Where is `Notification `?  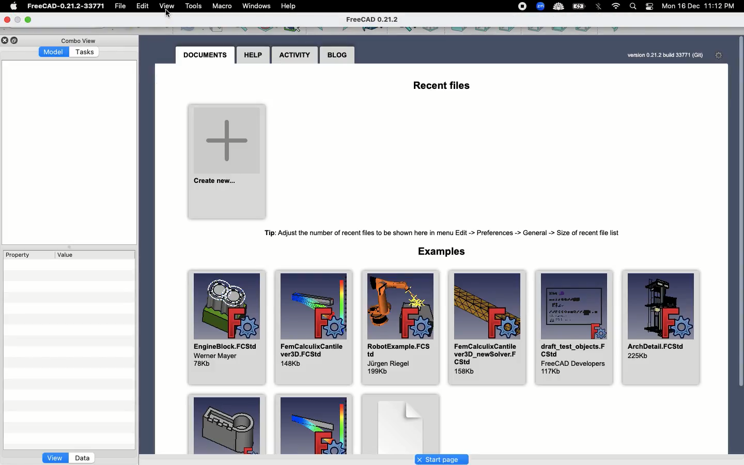
Notification  is located at coordinates (650, 8).